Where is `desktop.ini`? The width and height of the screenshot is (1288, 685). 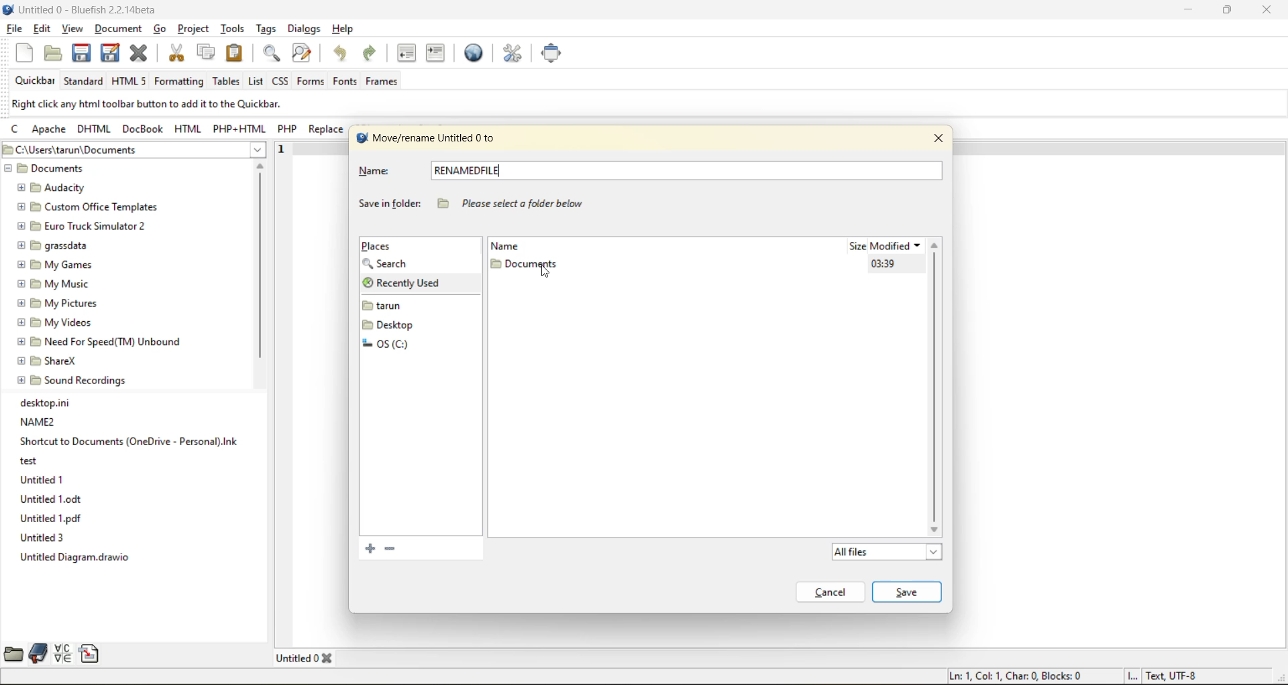
desktop.ini is located at coordinates (48, 401).